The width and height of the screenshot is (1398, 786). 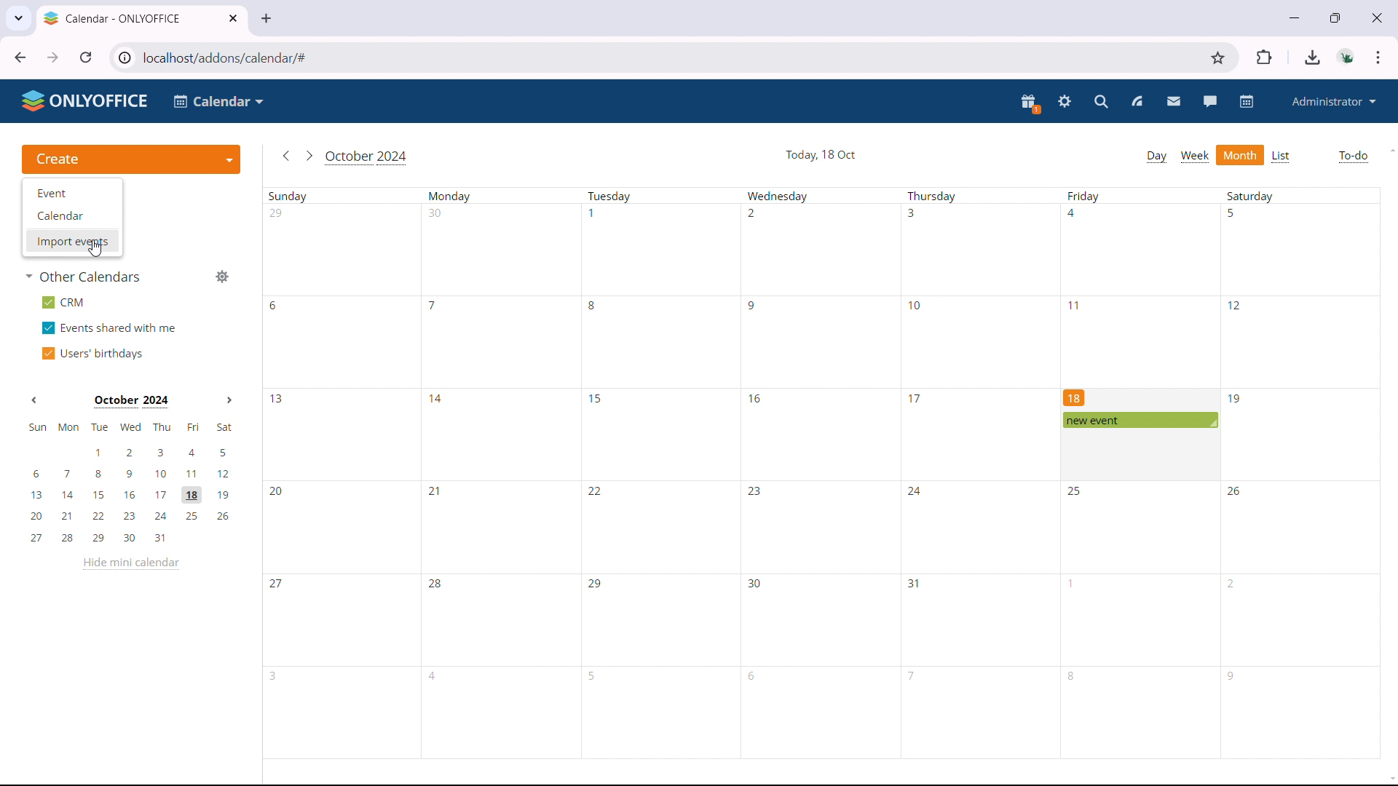 I want to click on downloads, so click(x=1313, y=57).